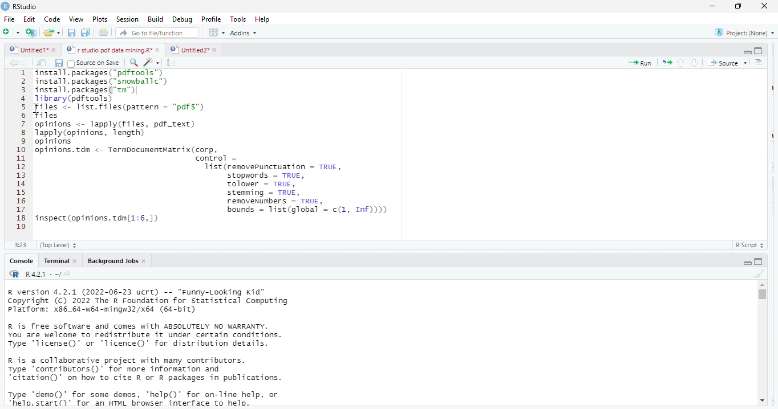 The height and width of the screenshot is (409, 778). What do you see at coordinates (59, 62) in the screenshot?
I see `save current` at bounding box center [59, 62].